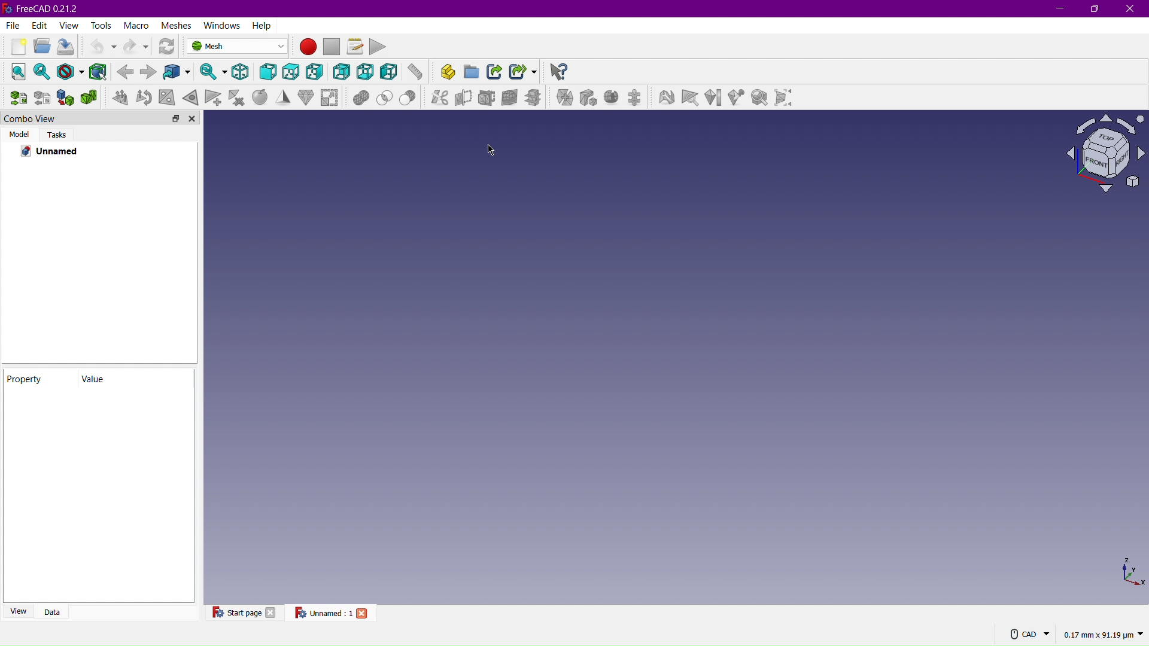 The image size is (1149, 646). Describe the element at coordinates (361, 97) in the screenshot. I see `Union` at that location.